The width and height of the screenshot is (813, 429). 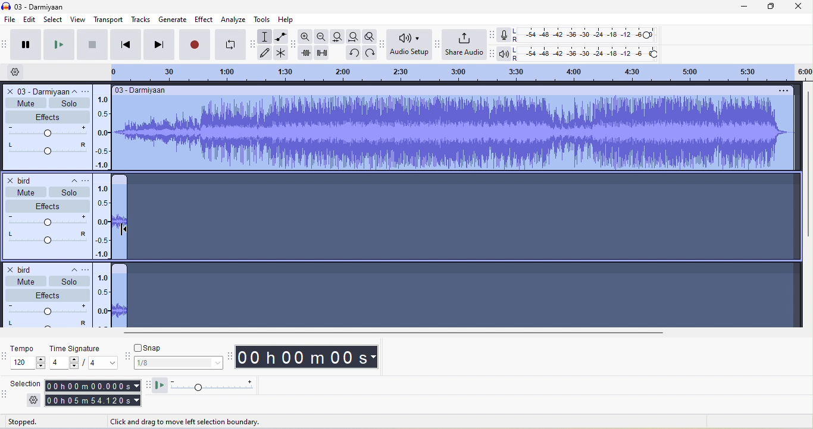 What do you see at coordinates (32, 20) in the screenshot?
I see `edit` at bounding box center [32, 20].